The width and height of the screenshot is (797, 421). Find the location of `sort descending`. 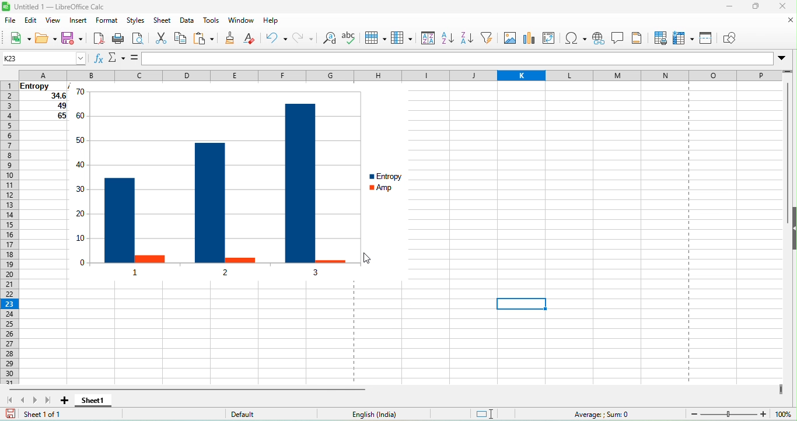

sort descending is located at coordinates (467, 37).